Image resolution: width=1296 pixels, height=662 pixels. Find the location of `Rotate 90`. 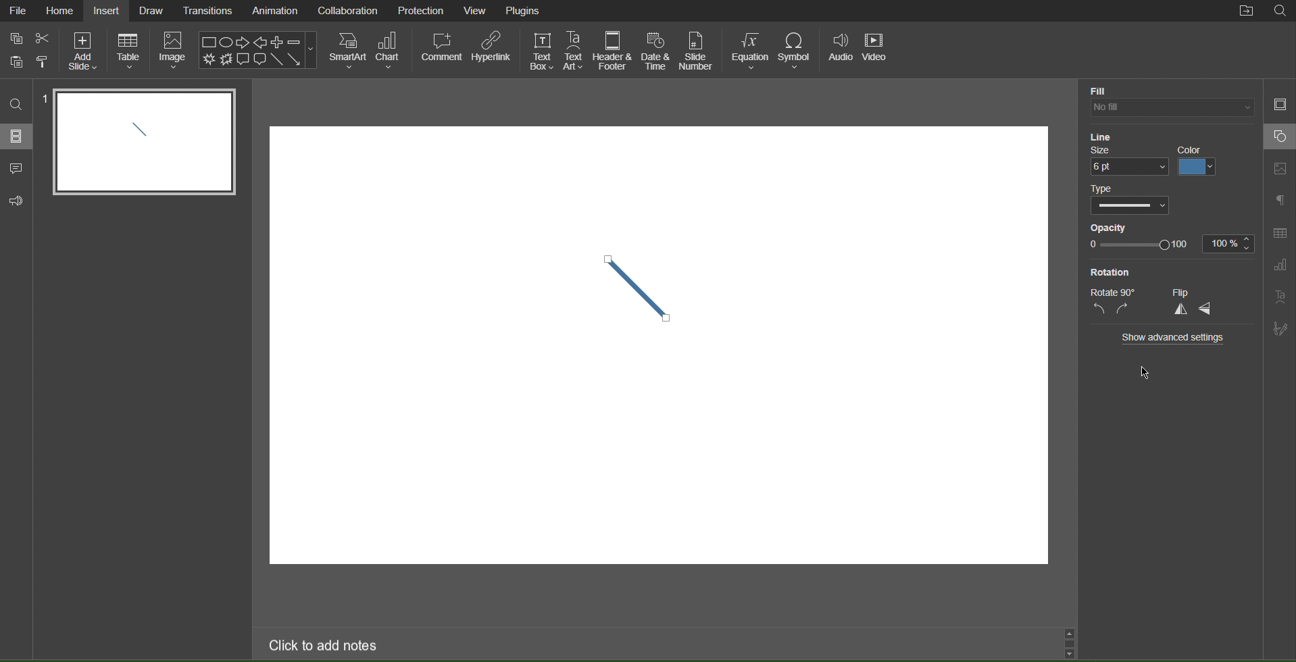

Rotate 90 is located at coordinates (1114, 292).